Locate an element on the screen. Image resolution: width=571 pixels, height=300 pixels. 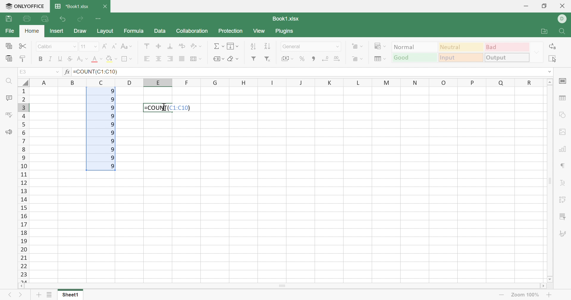
Scroll Right is located at coordinates (544, 287).